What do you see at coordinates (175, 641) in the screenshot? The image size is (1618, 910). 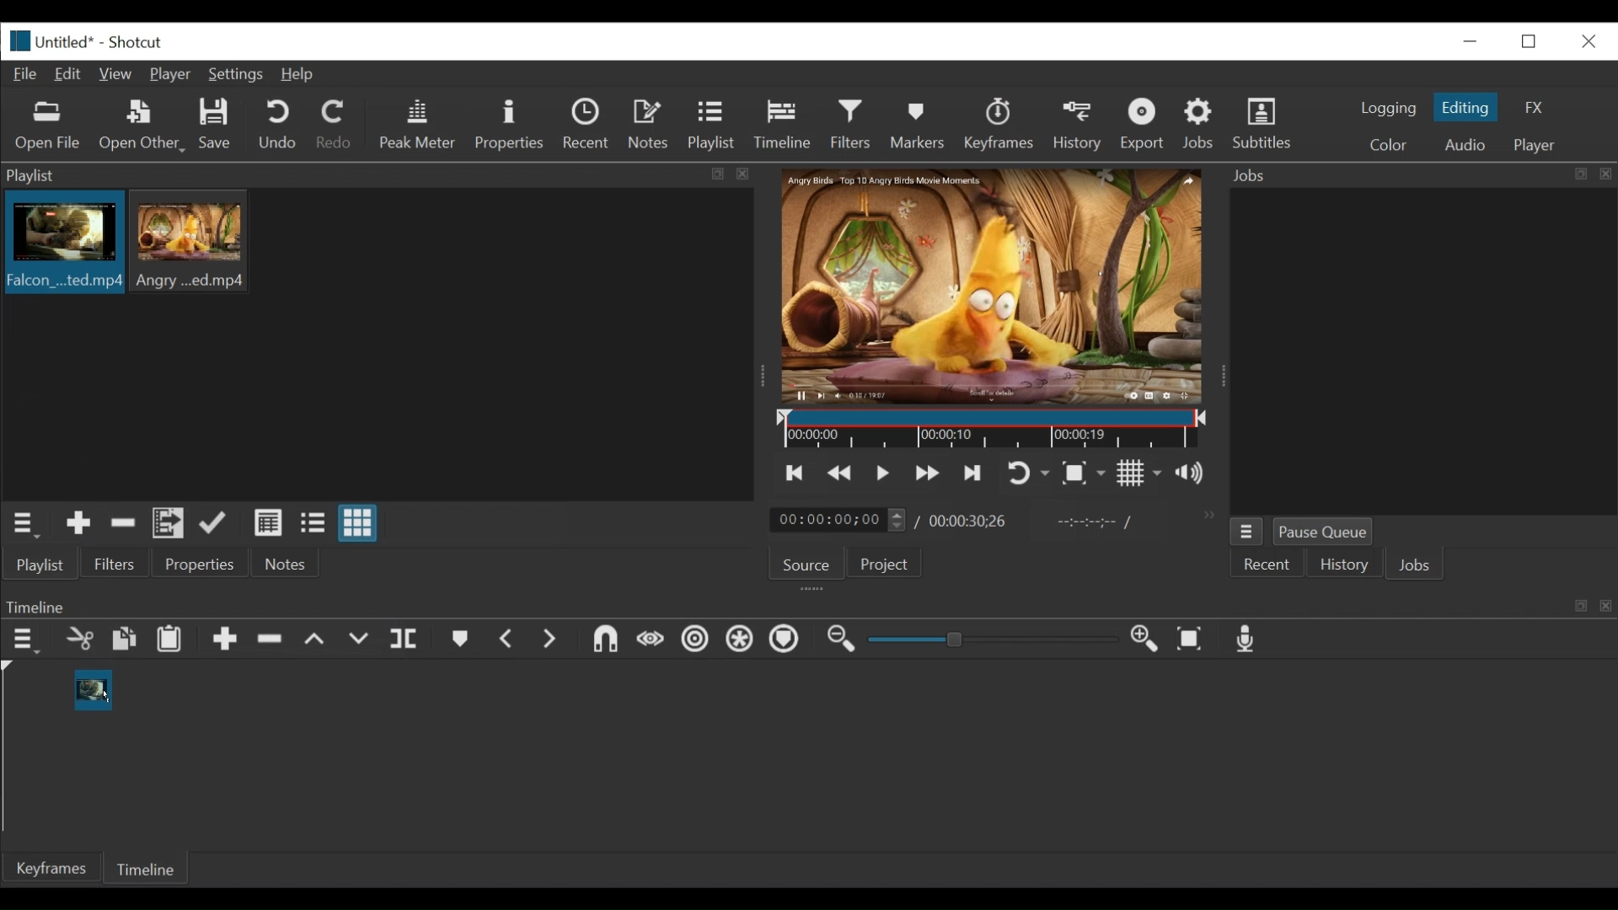 I see `Paste` at bounding box center [175, 641].